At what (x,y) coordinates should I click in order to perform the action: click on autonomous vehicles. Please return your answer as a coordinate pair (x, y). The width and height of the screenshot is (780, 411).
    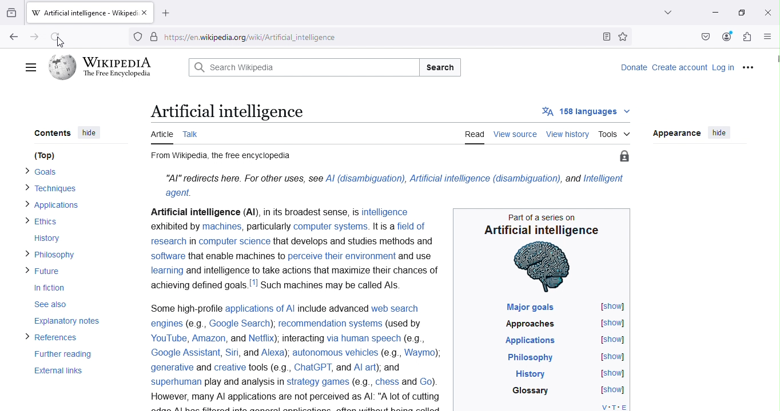
    Looking at the image, I should click on (334, 353).